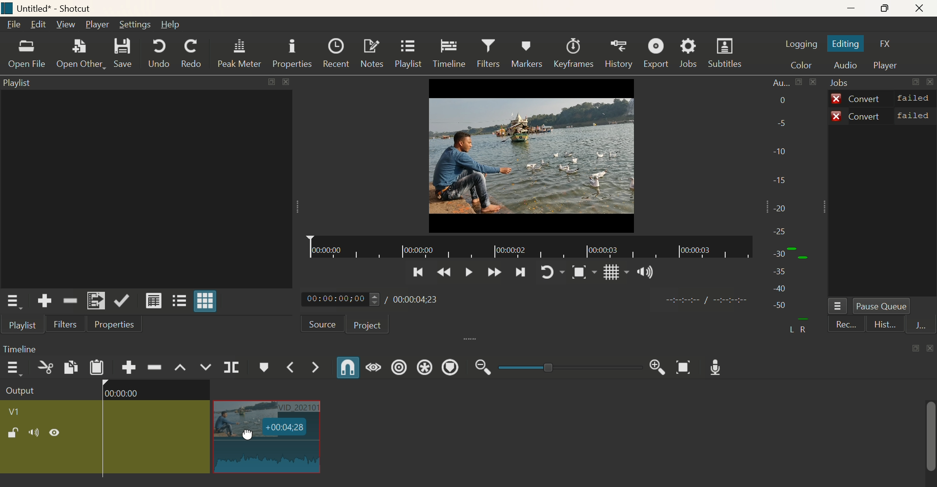 This screenshot has width=937, height=487. Describe the element at coordinates (889, 9) in the screenshot. I see `Maximise` at that location.